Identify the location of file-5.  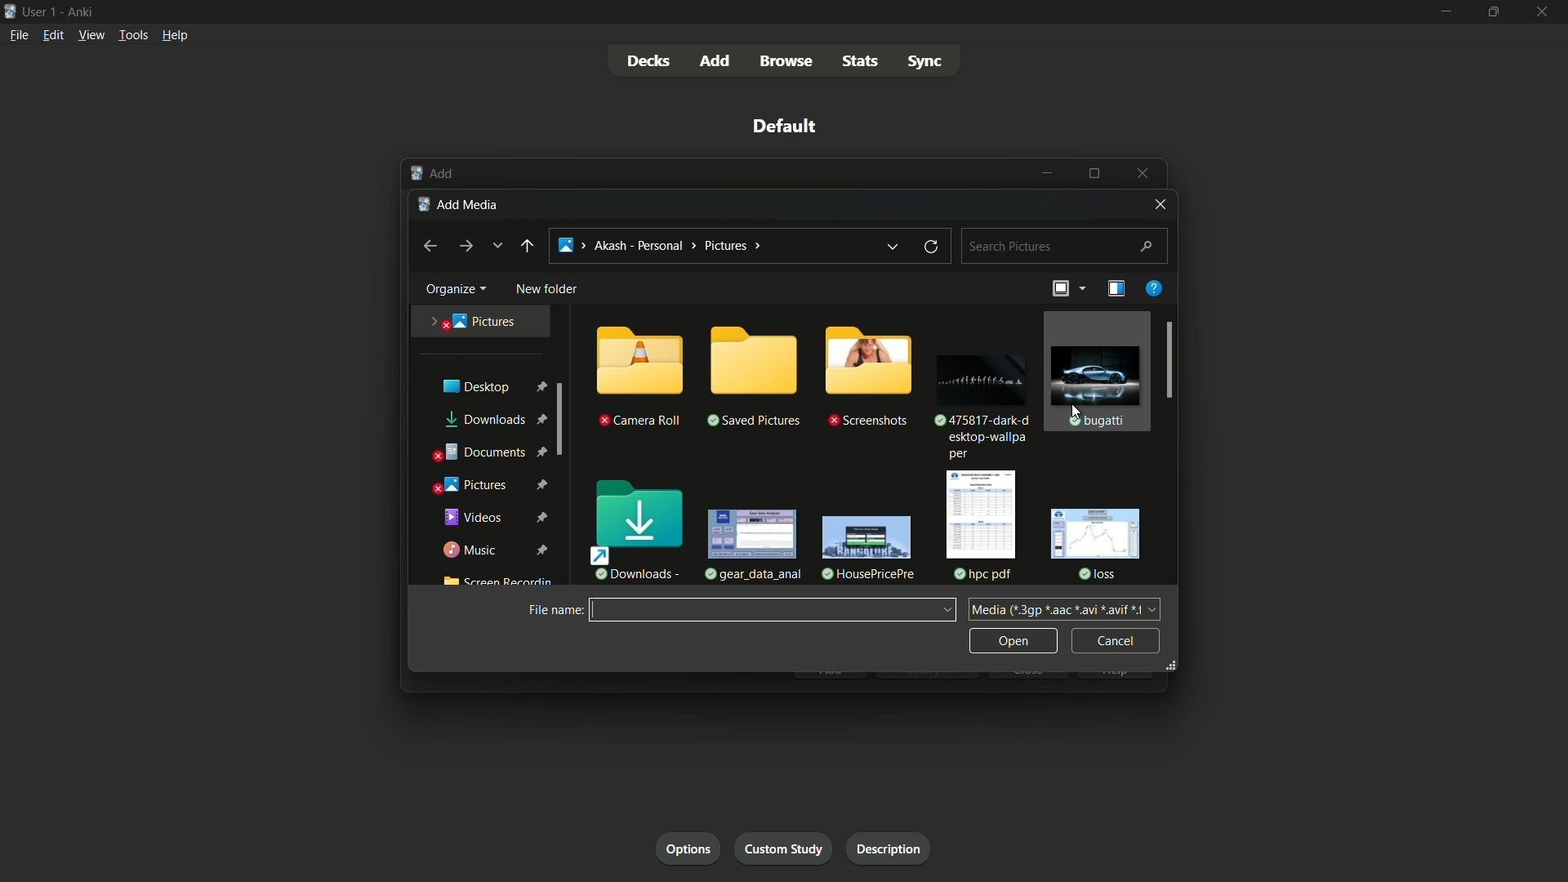
(979, 523).